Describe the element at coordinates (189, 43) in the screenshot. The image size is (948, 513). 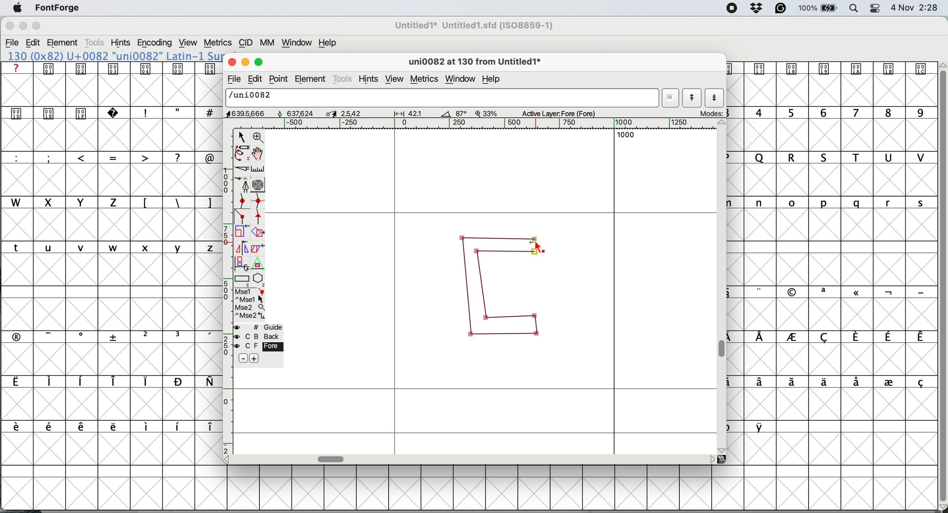
I see `view` at that location.